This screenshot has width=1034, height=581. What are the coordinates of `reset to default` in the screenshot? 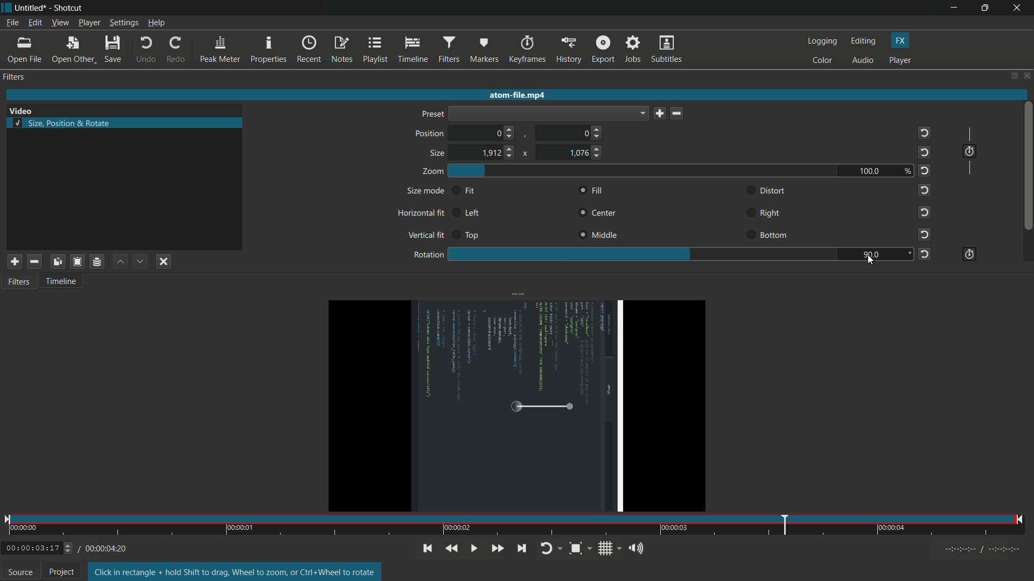 It's located at (925, 253).